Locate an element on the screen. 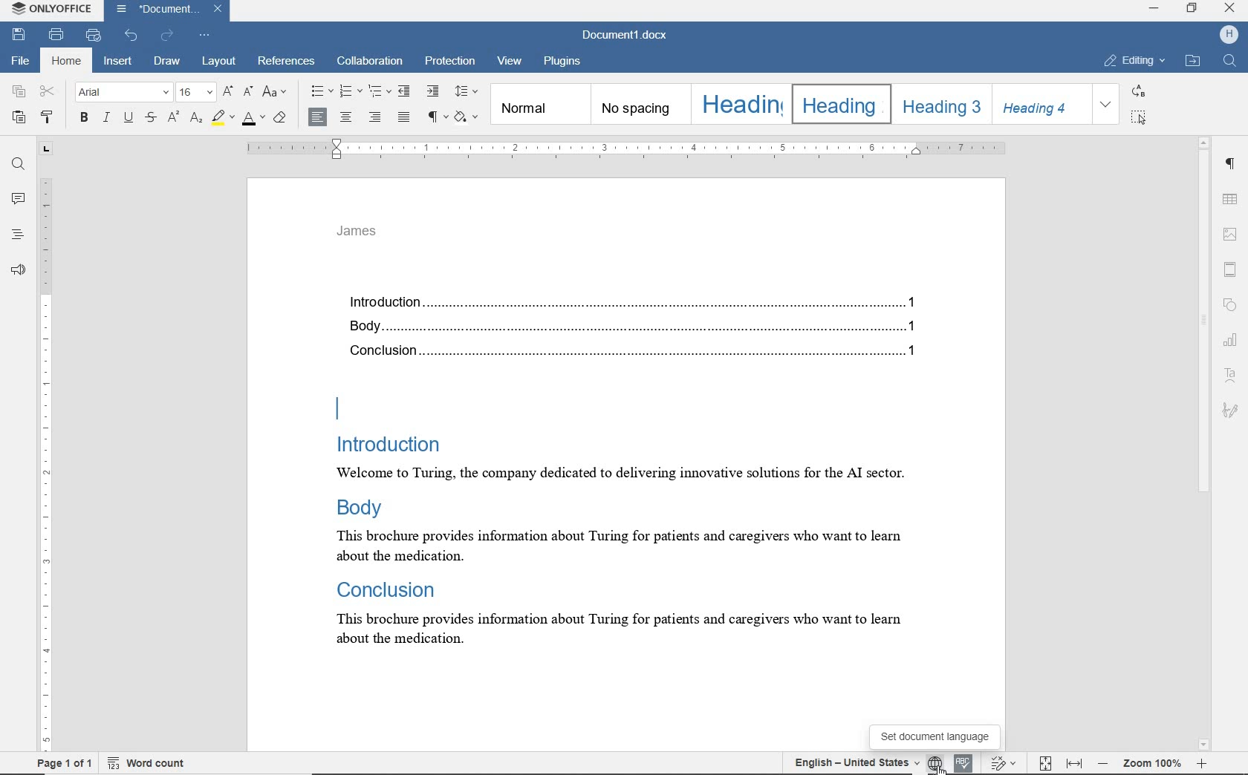 This screenshot has width=1248, height=775. change case is located at coordinates (277, 93).